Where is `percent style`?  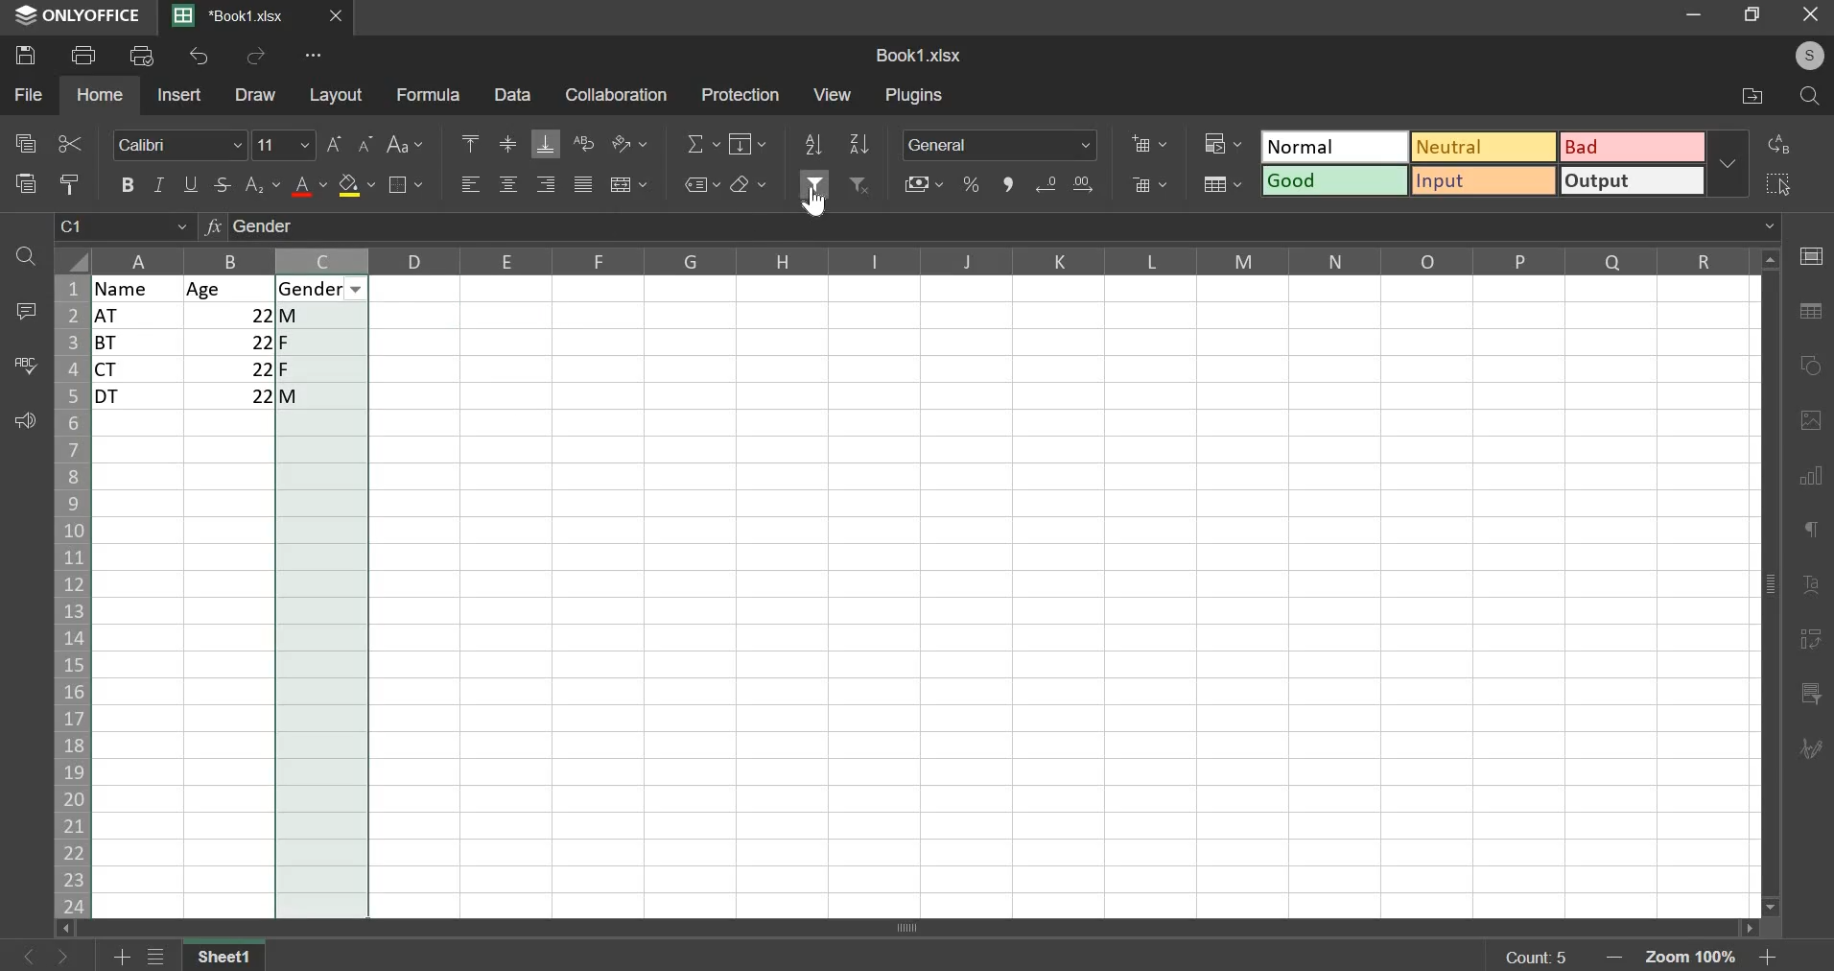 percent style is located at coordinates (971, 185).